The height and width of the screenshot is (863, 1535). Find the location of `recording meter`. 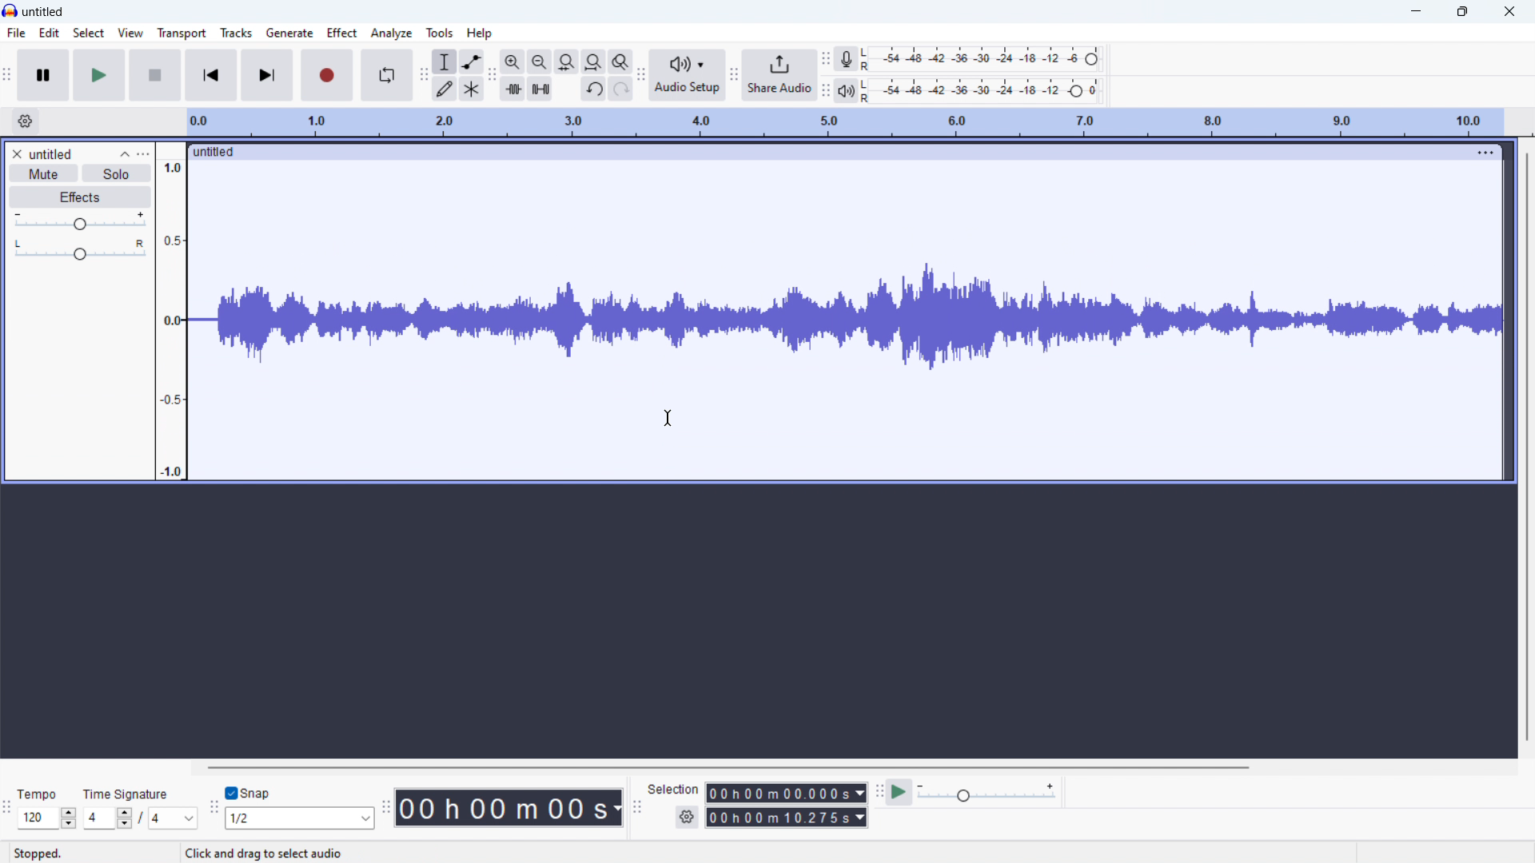

recording meter is located at coordinates (847, 59).